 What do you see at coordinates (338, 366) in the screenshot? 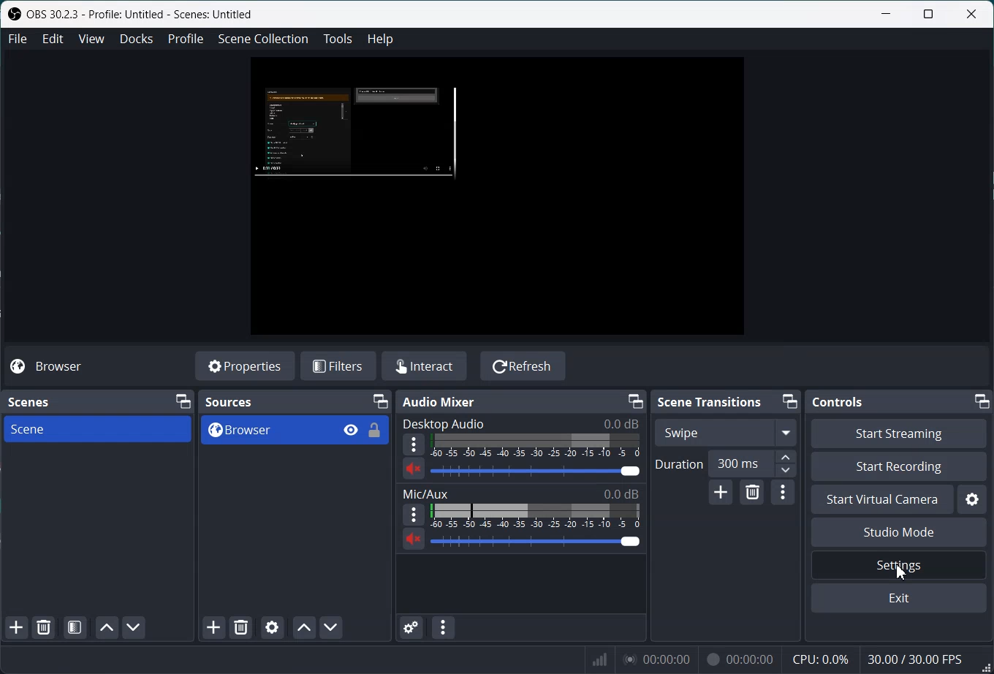
I see `Filters` at bounding box center [338, 366].